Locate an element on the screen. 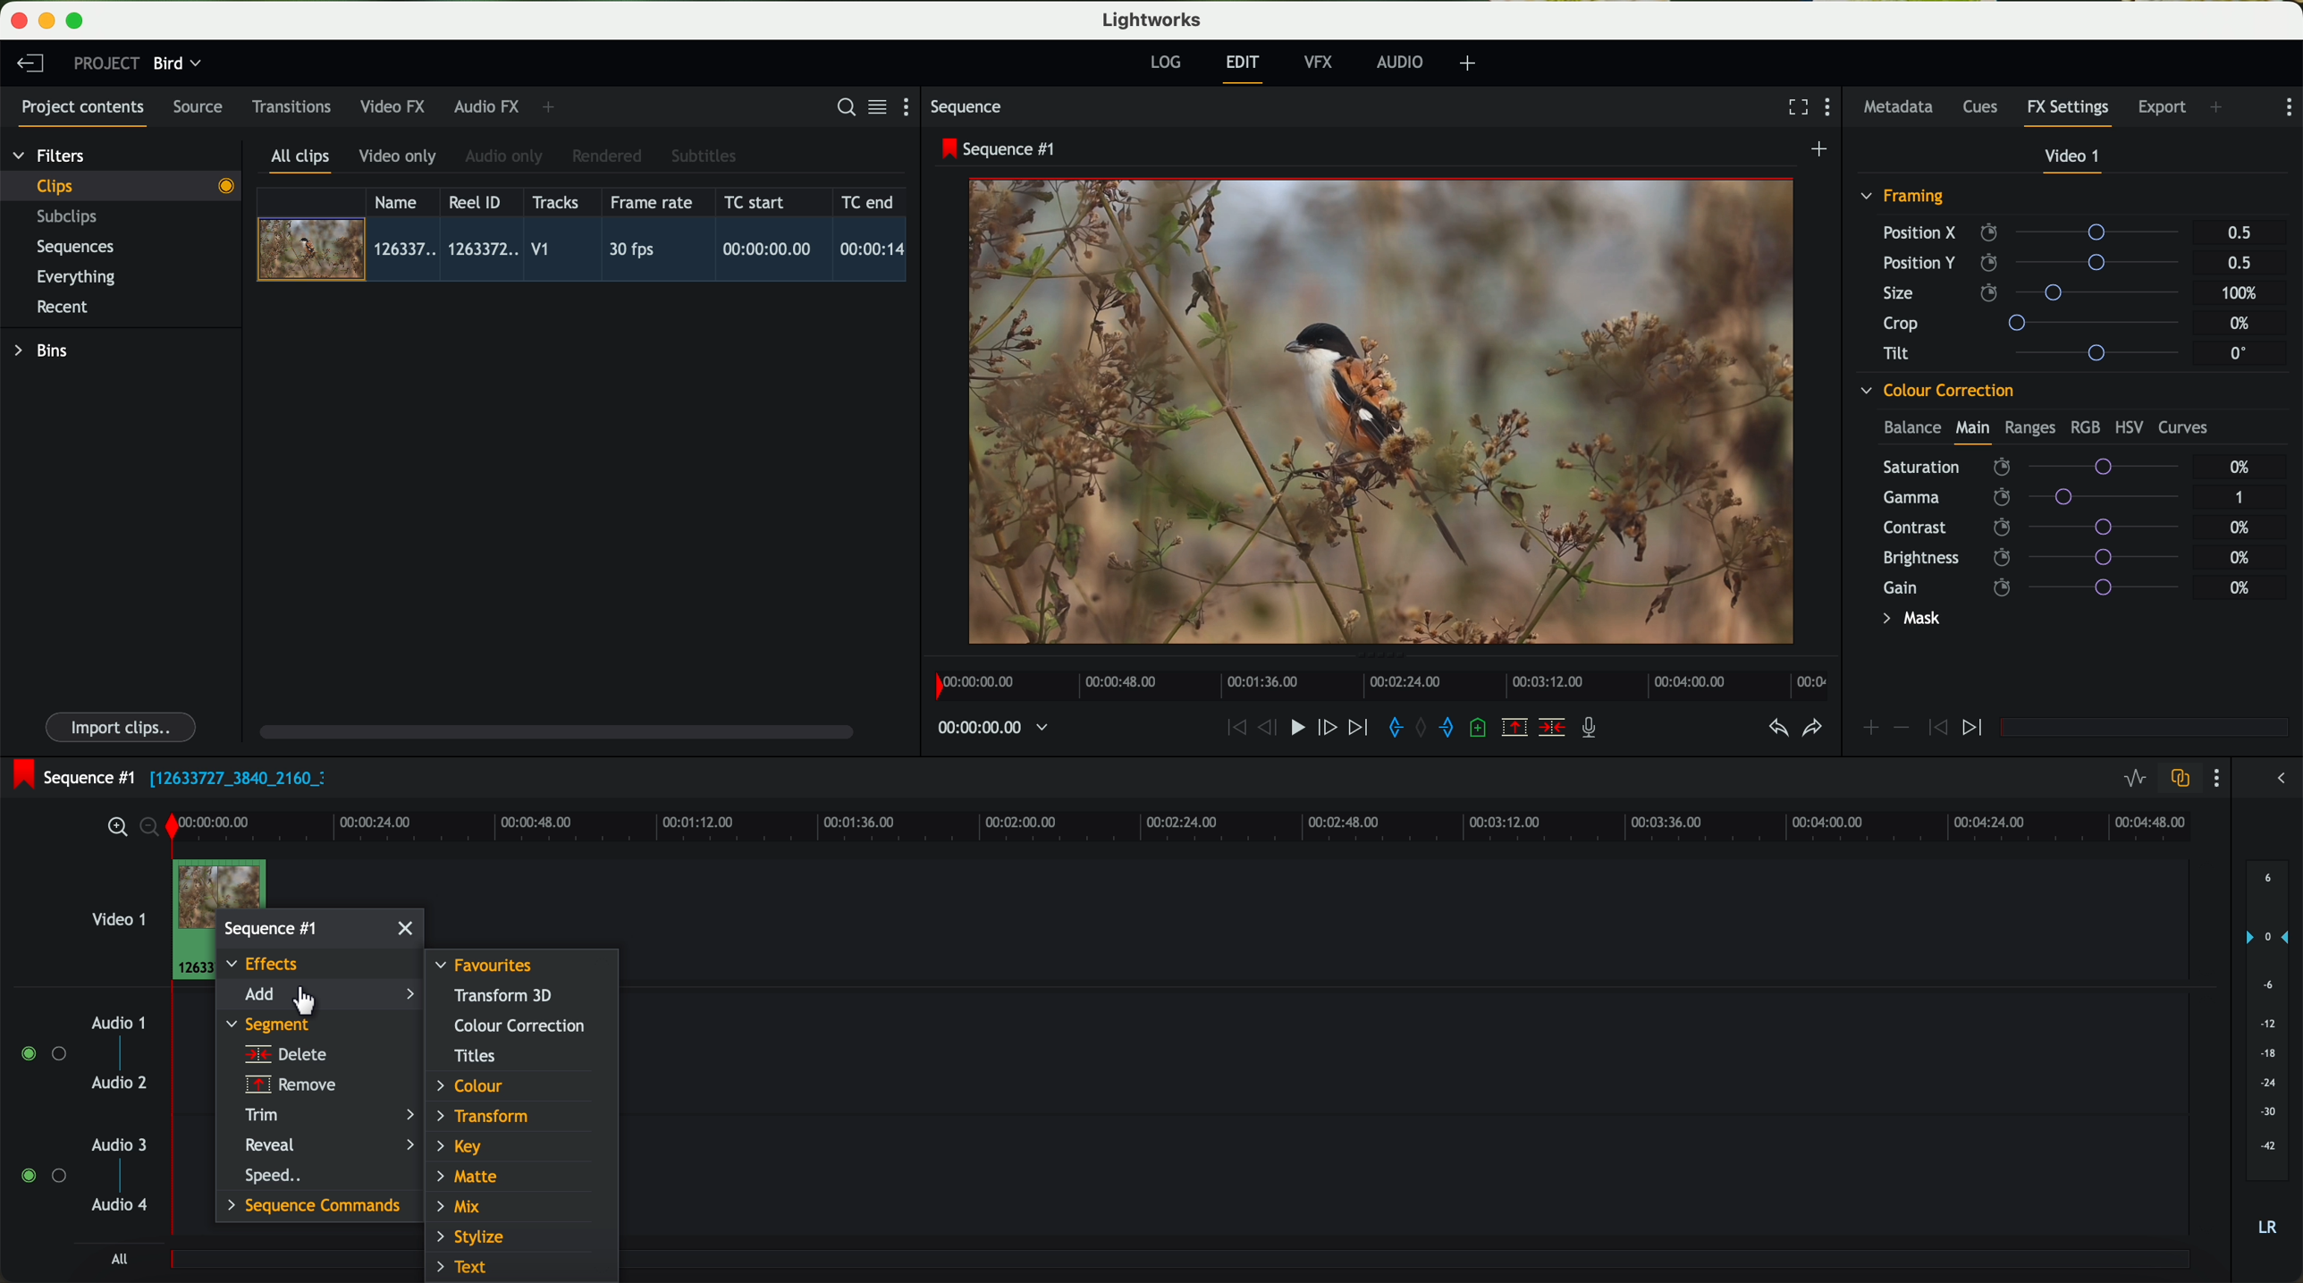  1 is located at coordinates (2240, 499).